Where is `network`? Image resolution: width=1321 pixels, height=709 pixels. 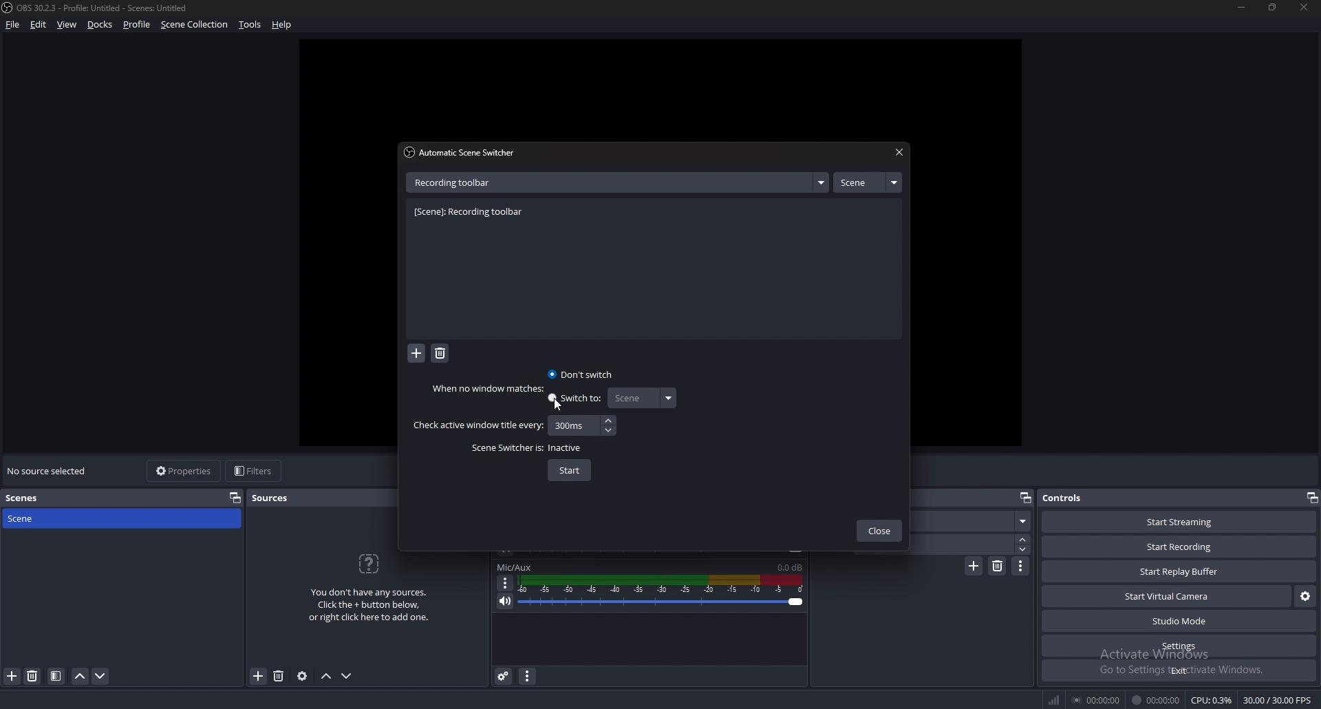
network is located at coordinates (1055, 699).